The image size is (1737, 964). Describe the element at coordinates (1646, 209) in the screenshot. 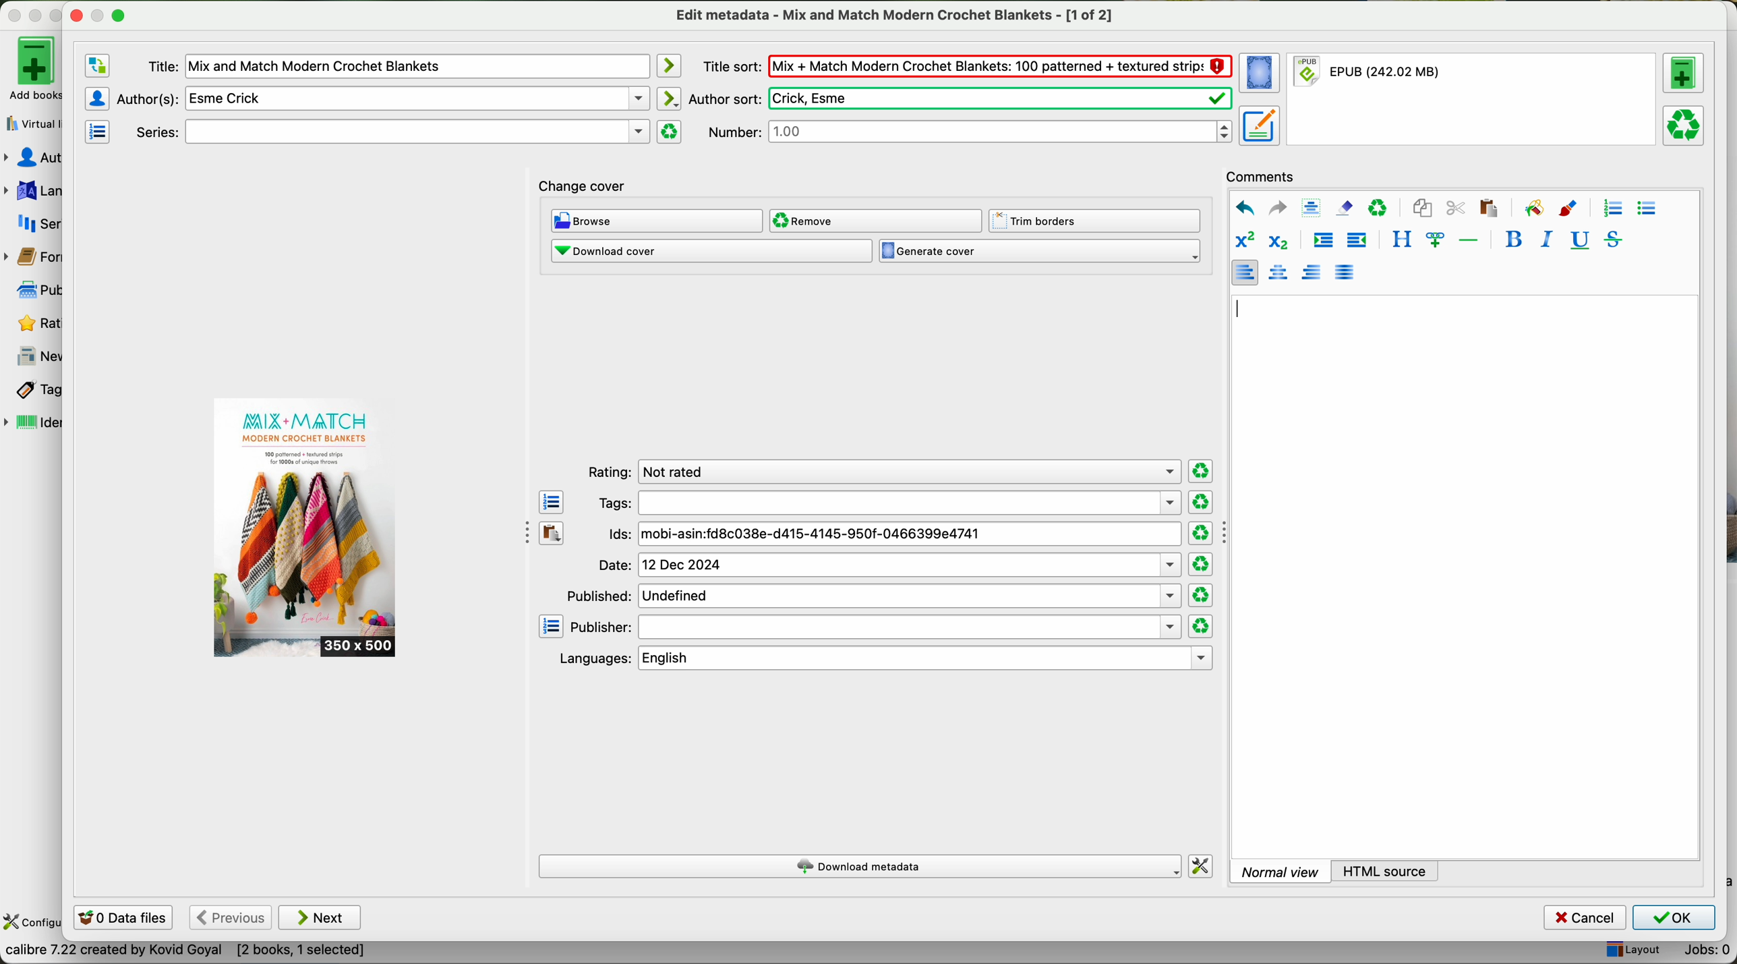

I see `unordered list` at that location.